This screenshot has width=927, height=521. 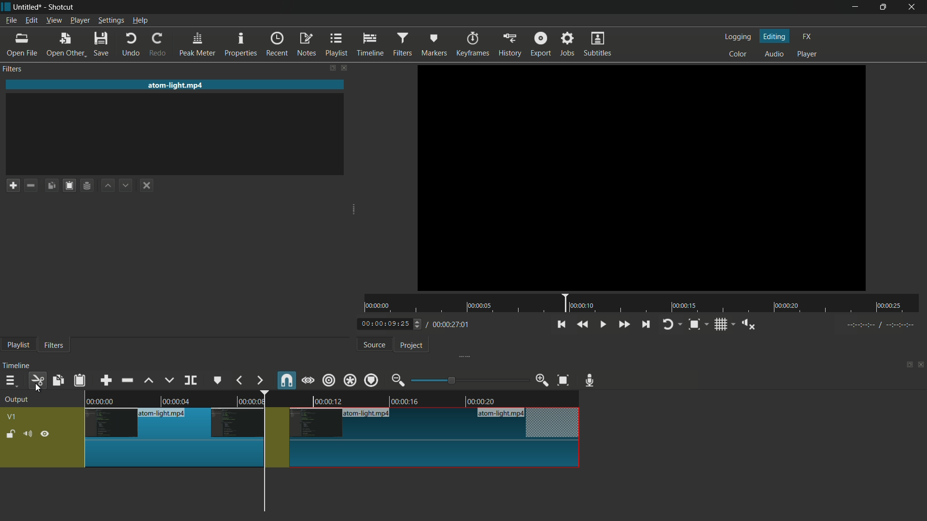 I want to click on zoom timeline to fit, so click(x=699, y=324).